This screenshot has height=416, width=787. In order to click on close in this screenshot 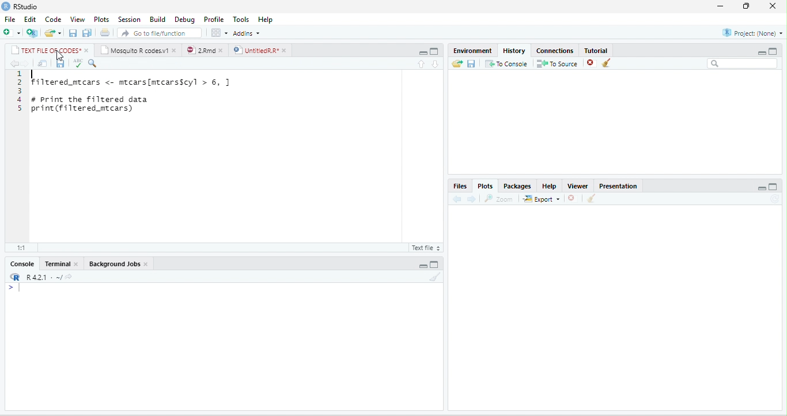, I will do `click(222, 51)`.